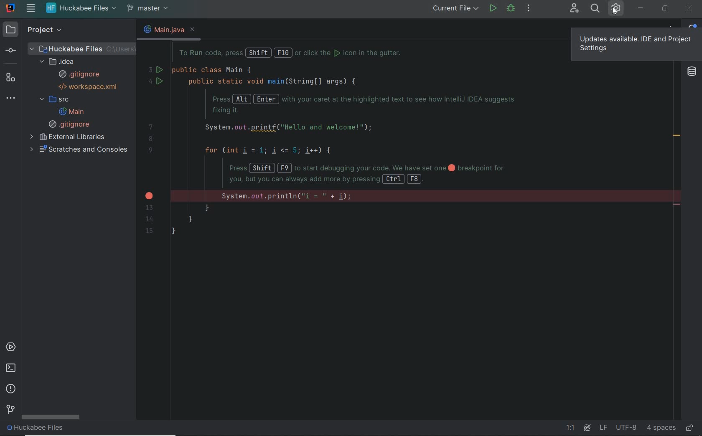 The image size is (702, 436). I want to click on main, so click(71, 112).